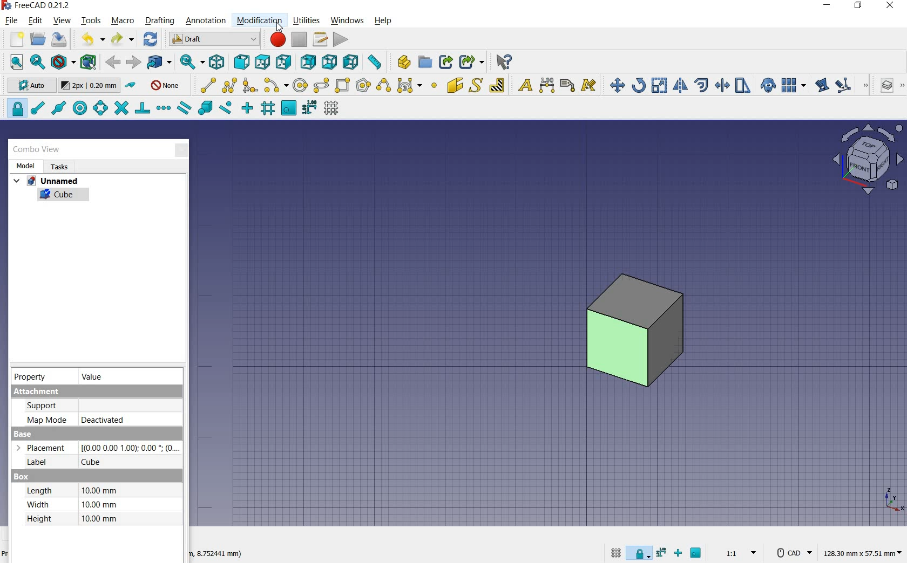 The image size is (907, 563). I want to click on bounding box, so click(88, 62).